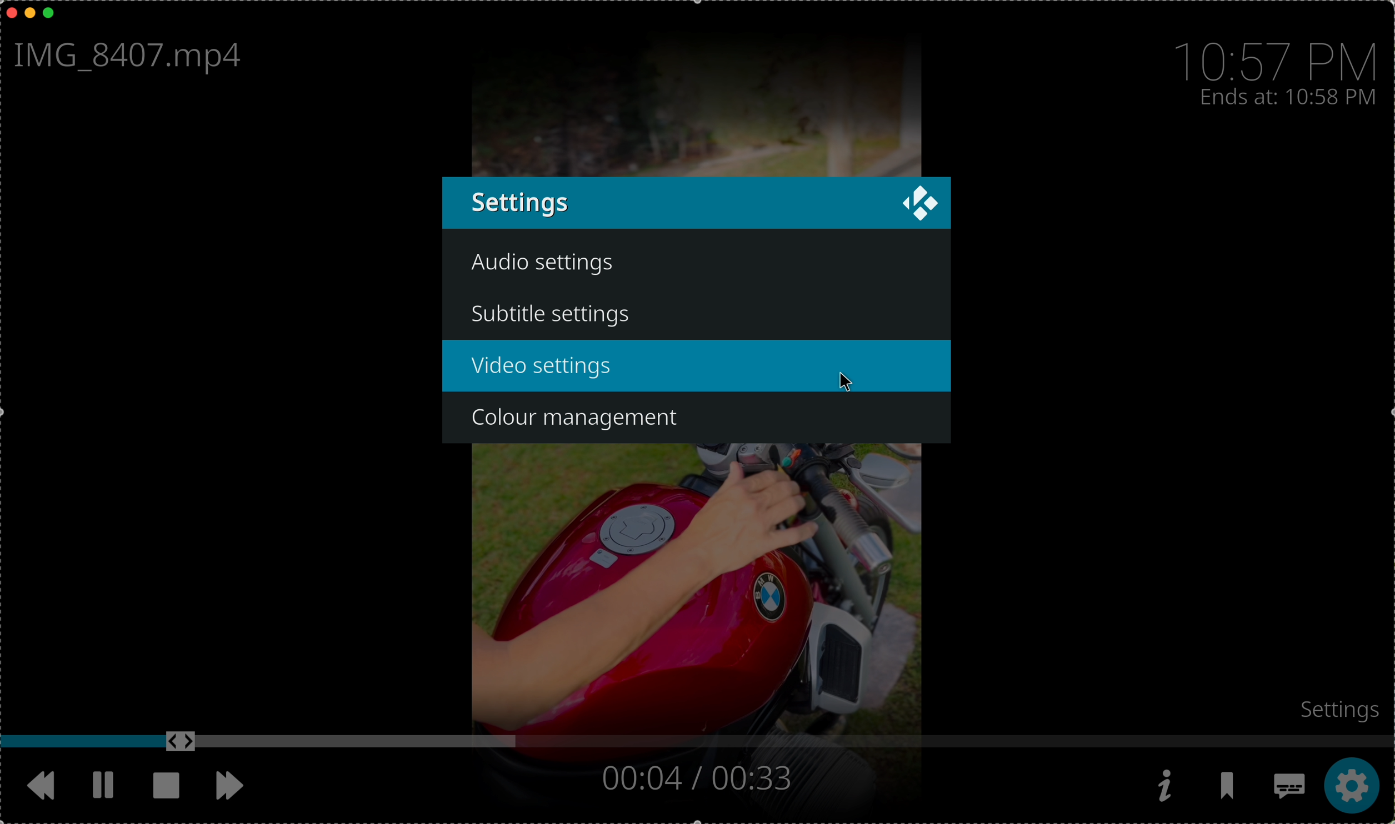 This screenshot has width=1395, height=824. I want to click on stop, so click(171, 786).